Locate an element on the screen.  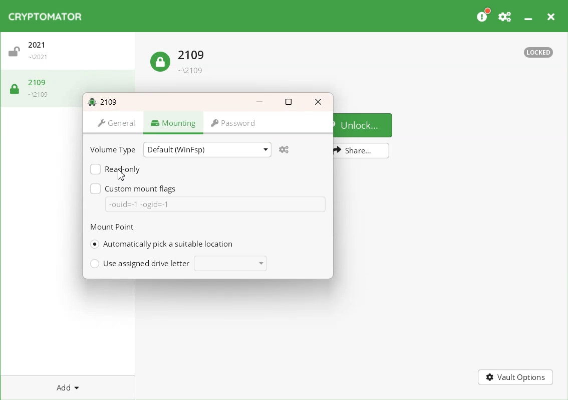
Add is located at coordinates (68, 387).